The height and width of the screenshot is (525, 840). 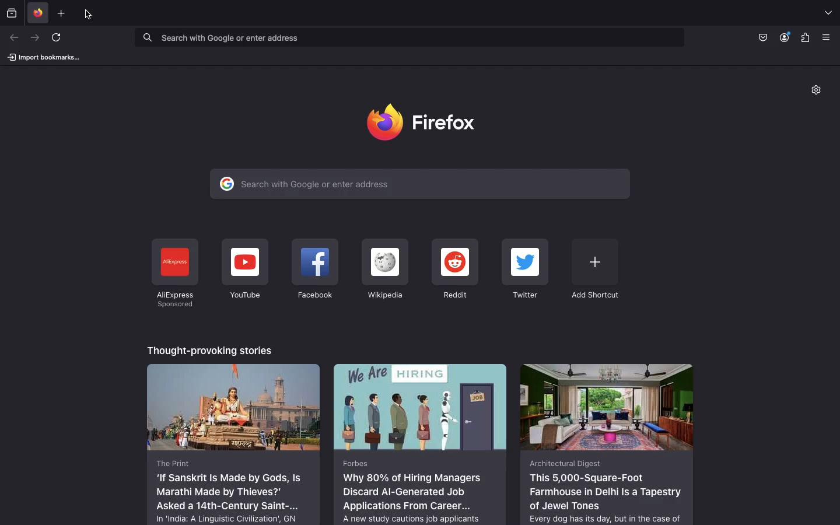 I want to click on Import bookmarks, so click(x=43, y=57).